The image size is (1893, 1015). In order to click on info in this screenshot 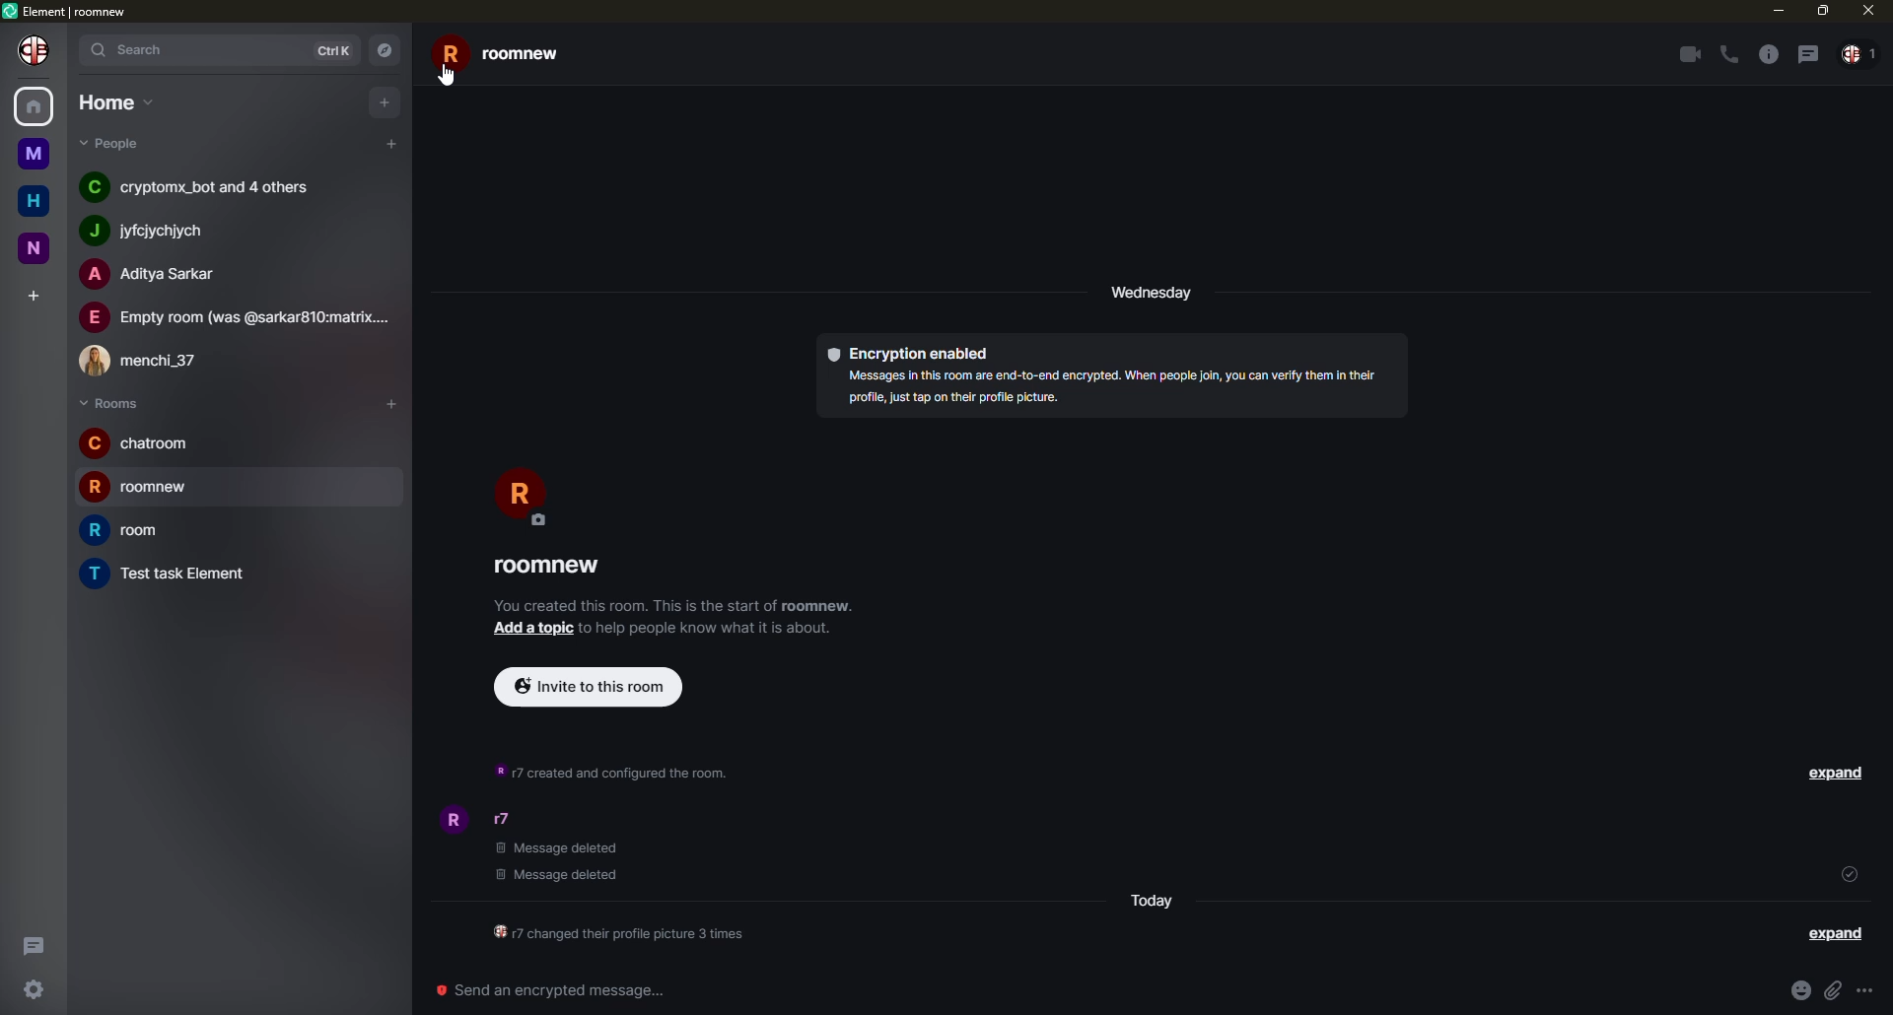, I will do `click(1766, 54)`.